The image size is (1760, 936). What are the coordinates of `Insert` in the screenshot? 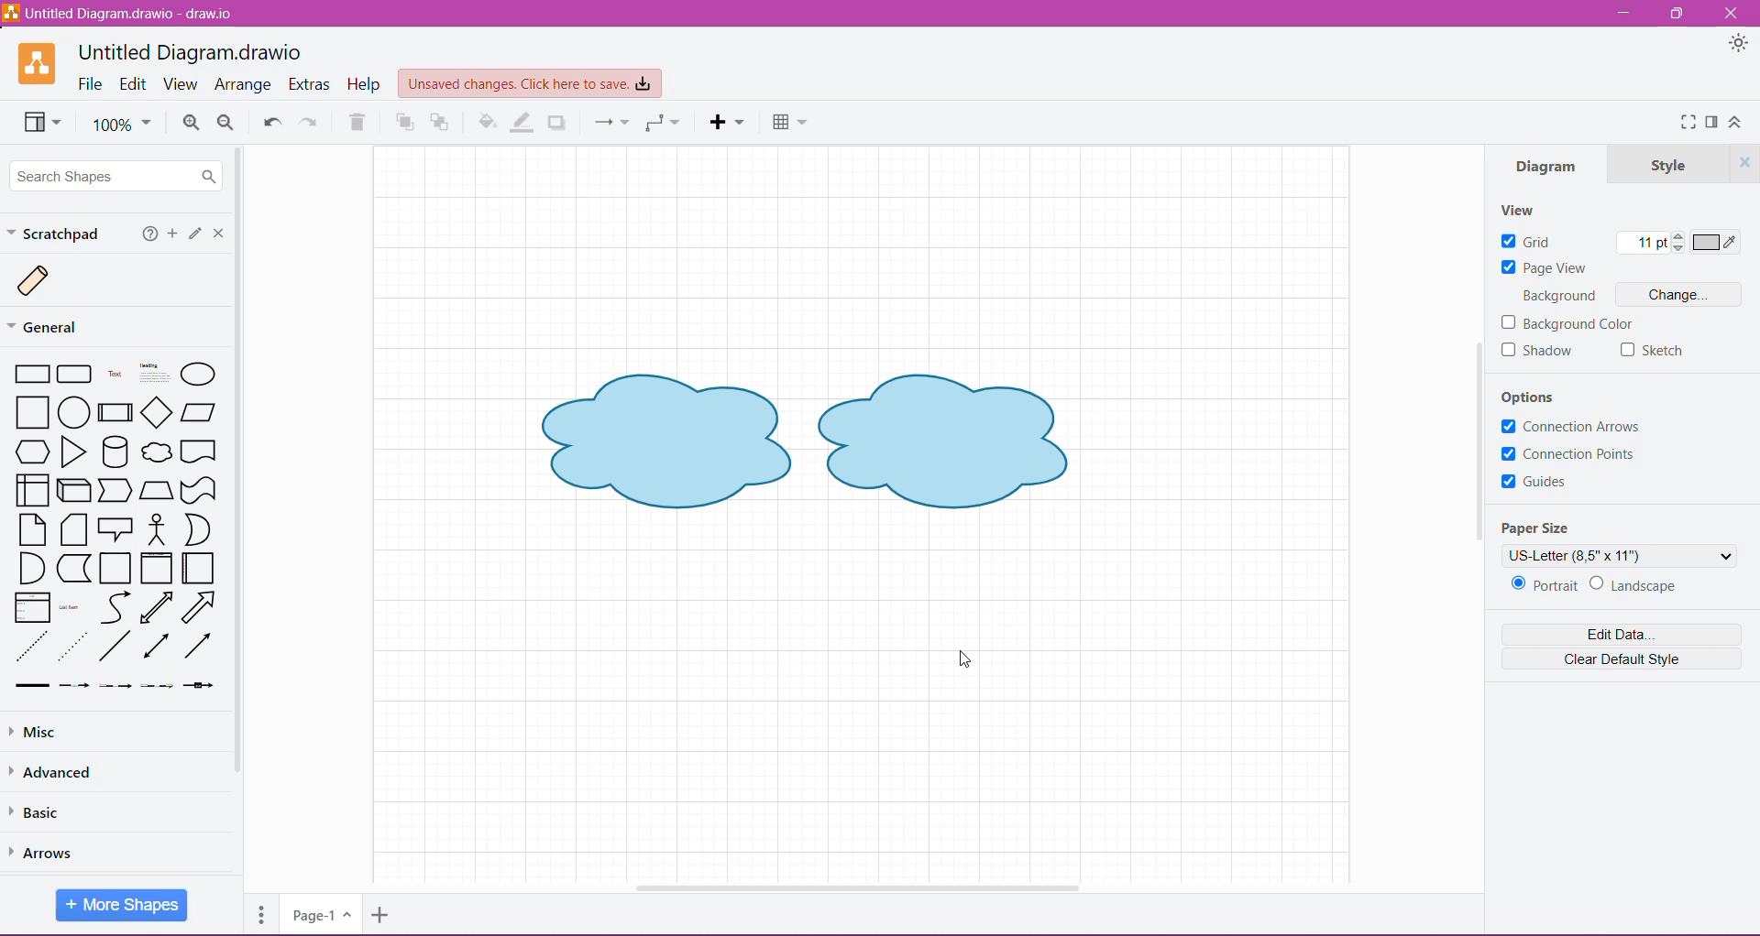 It's located at (728, 123).